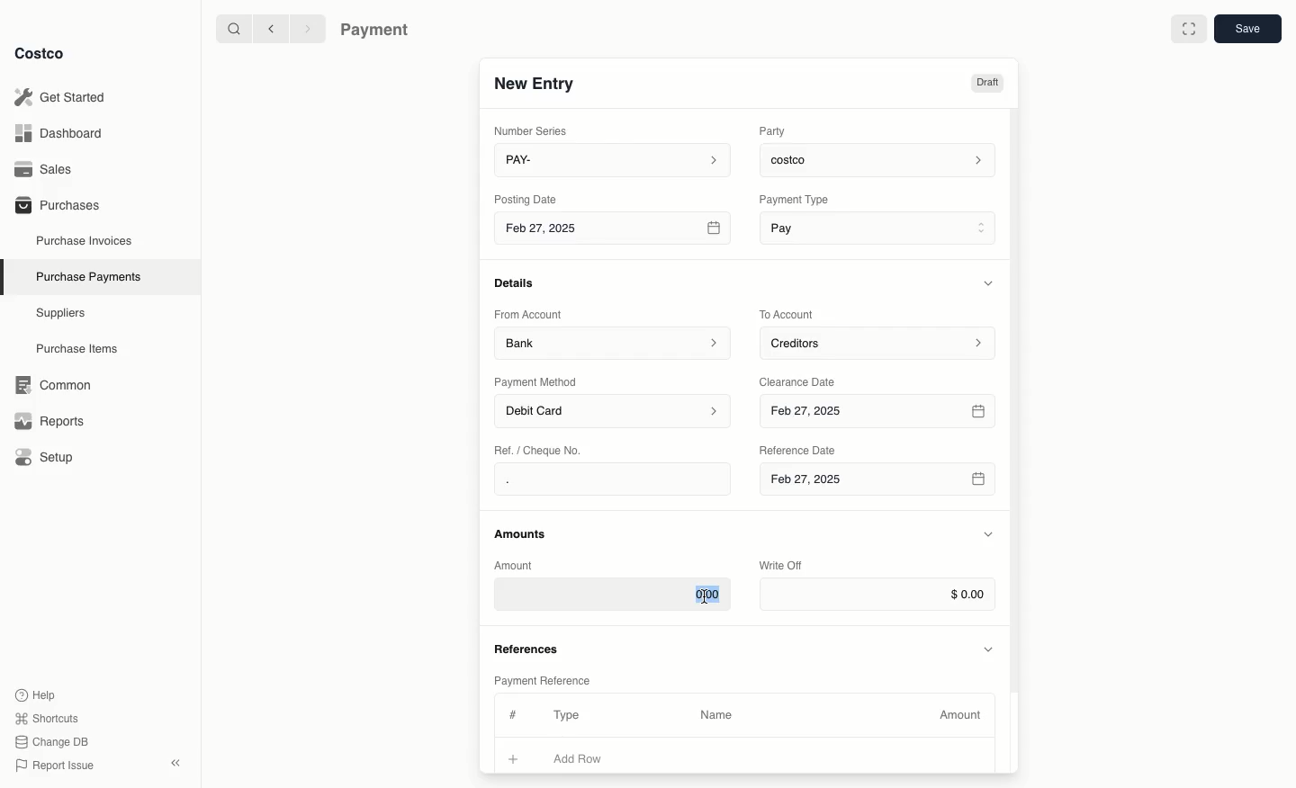  Describe the element at coordinates (614, 412) in the screenshot. I see `Debit Card` at that location.